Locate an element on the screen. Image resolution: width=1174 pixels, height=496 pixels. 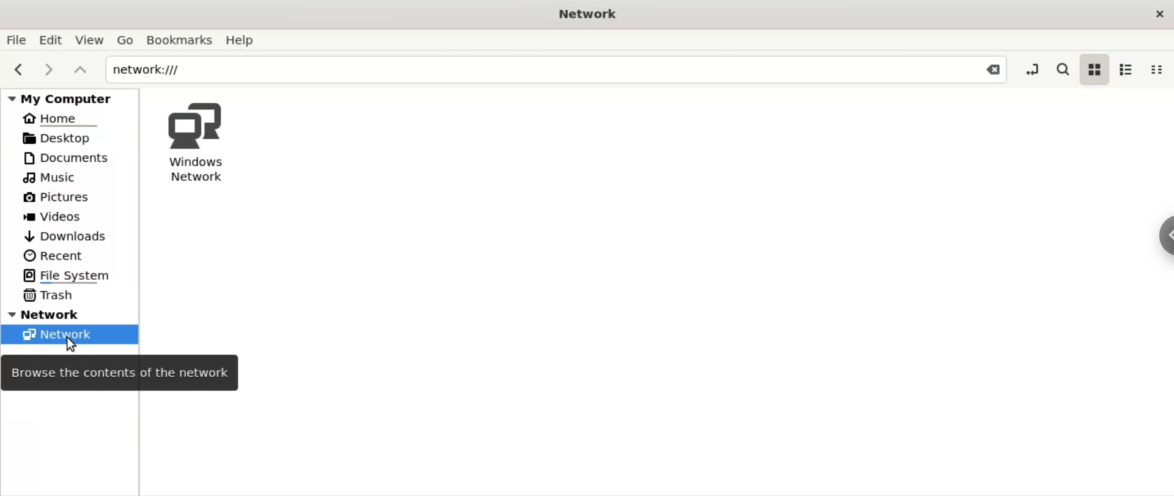
parent folders is located at coordinates (79, 68).